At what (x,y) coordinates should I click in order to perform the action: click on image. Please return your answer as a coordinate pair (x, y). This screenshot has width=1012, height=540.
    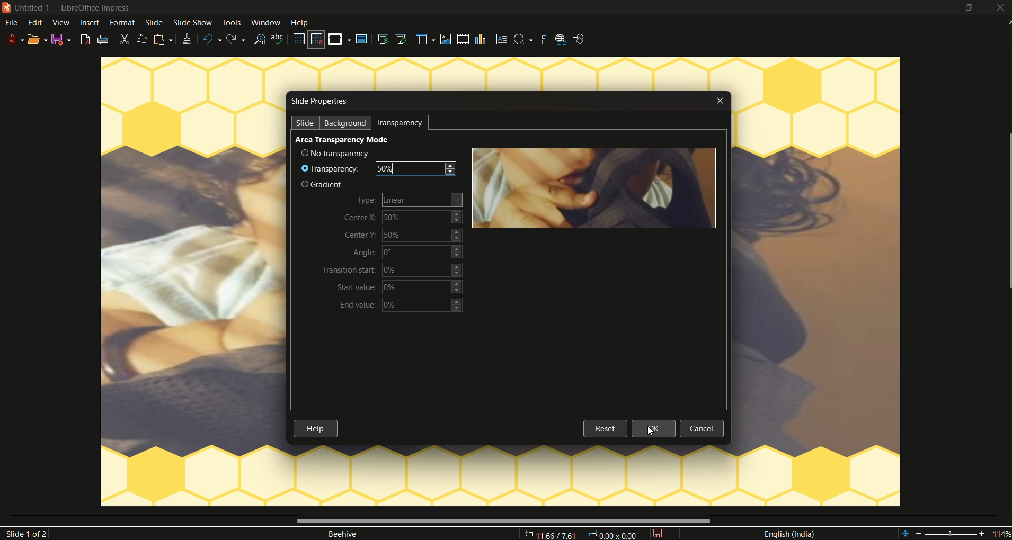
    Looking at the image, I should click on (593, 188).